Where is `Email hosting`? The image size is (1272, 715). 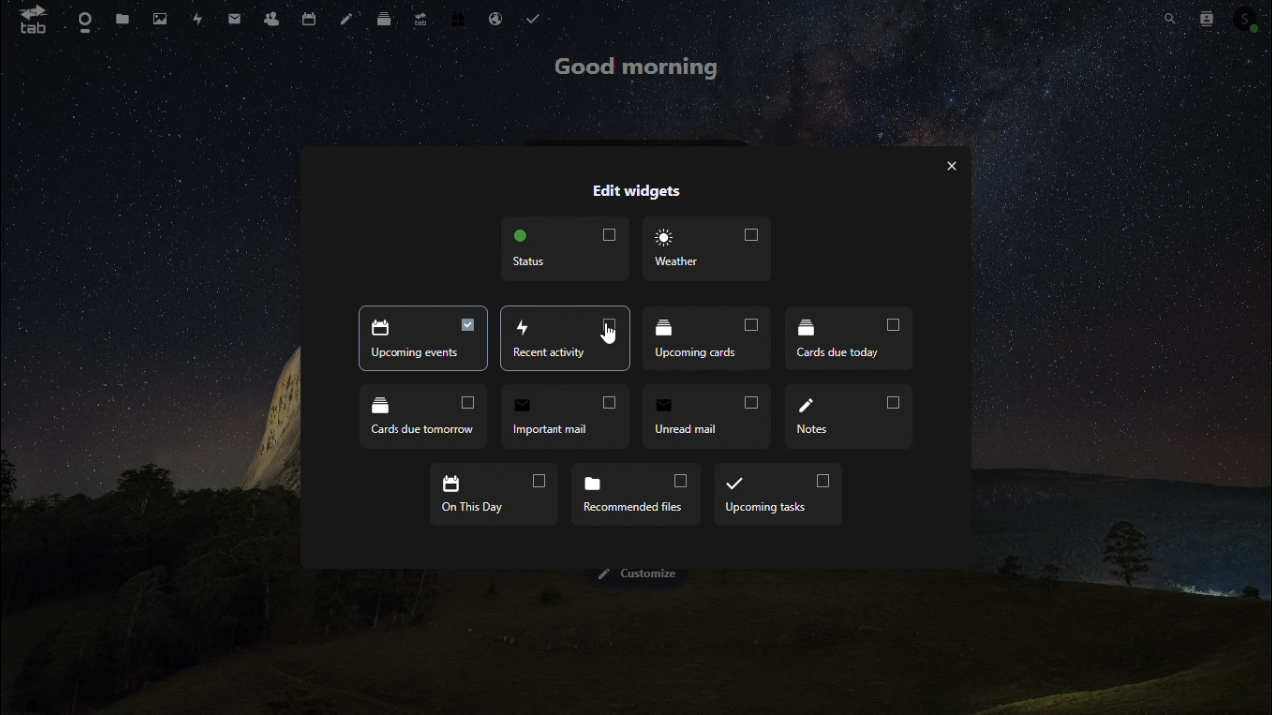
Email hosting is located at coordinates (496, 18).